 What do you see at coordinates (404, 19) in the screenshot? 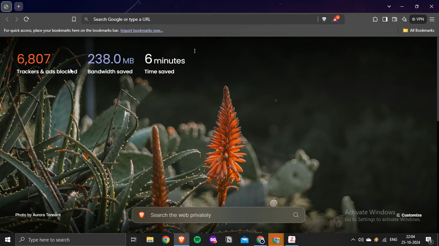
I see `leo AI` at bounding box center [404, 19].